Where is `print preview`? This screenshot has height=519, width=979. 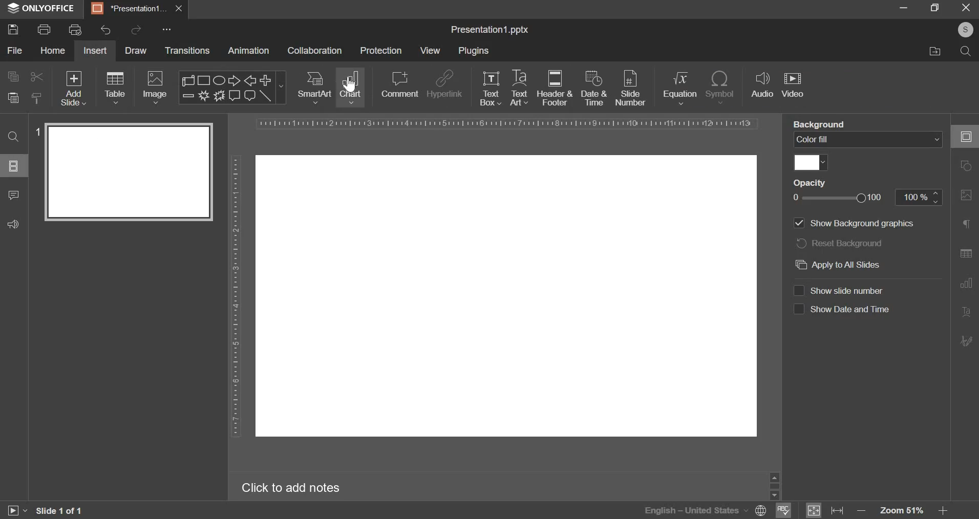 print preview is located at coordinates (75, 29).